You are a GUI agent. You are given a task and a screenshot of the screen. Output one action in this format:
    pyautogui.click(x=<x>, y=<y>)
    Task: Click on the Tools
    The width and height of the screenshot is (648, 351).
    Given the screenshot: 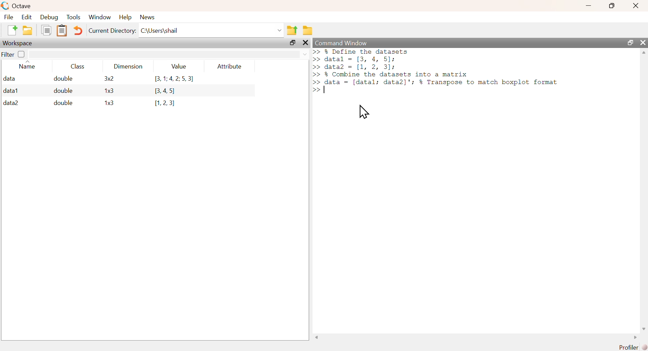 What is the action you would take?
    pyautogui.click(x=74, y=17)
    